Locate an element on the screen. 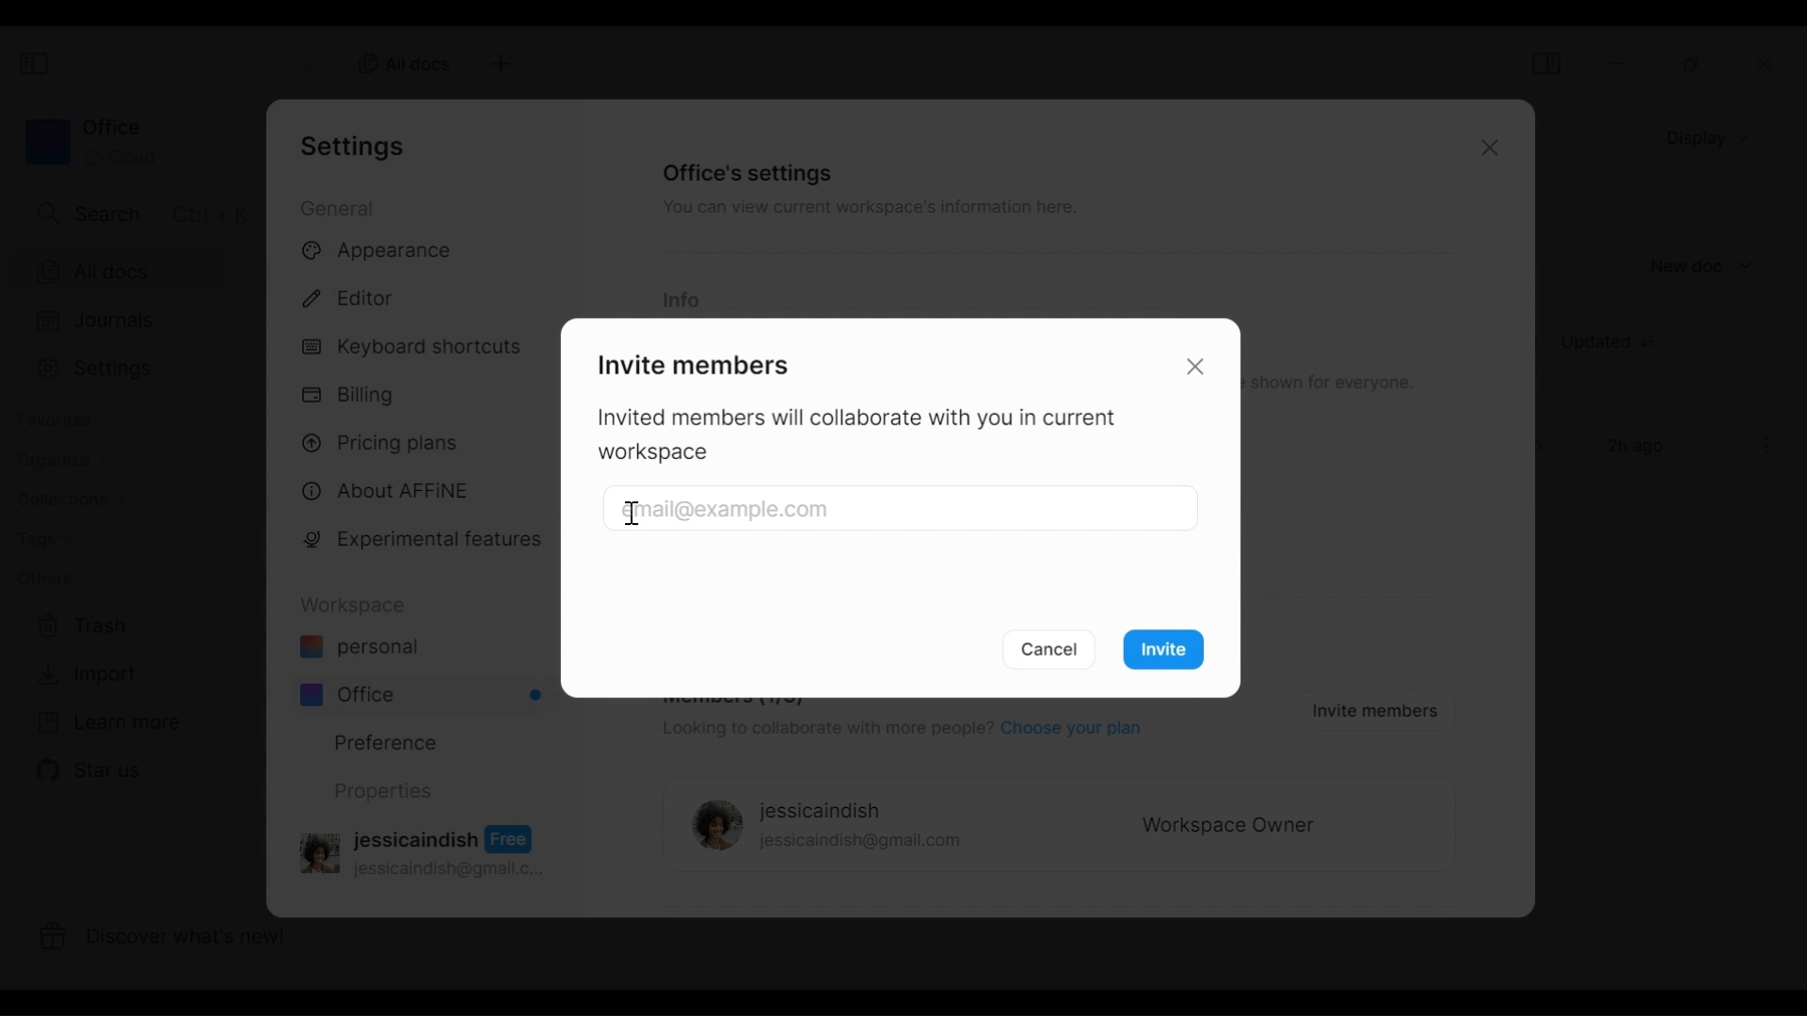 The image size is (1807, 1016). Only an owner can edit the workspace avatar and name. Changes will be shown for everyone. is located at coordinates (1336, 383).